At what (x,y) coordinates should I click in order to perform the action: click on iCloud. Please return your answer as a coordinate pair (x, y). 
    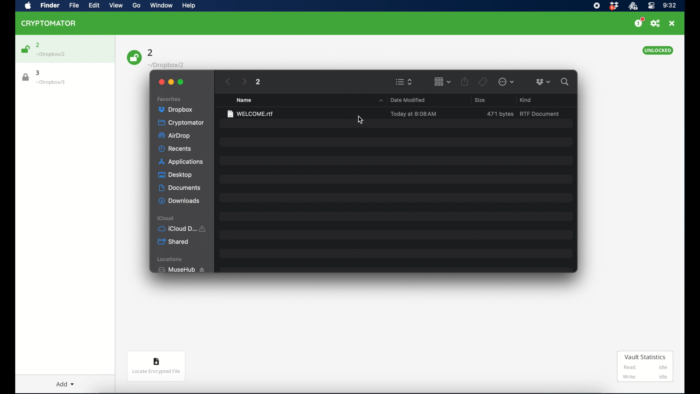
    Looking at the image, I should click on (165, 218).